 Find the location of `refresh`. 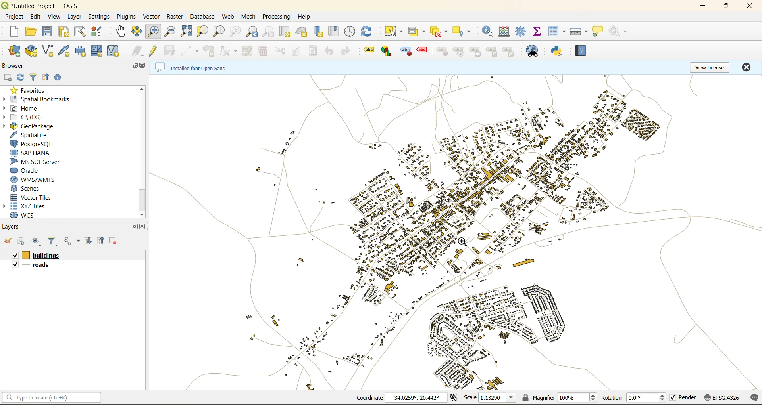

refresh is located at coordinates (366, 32).